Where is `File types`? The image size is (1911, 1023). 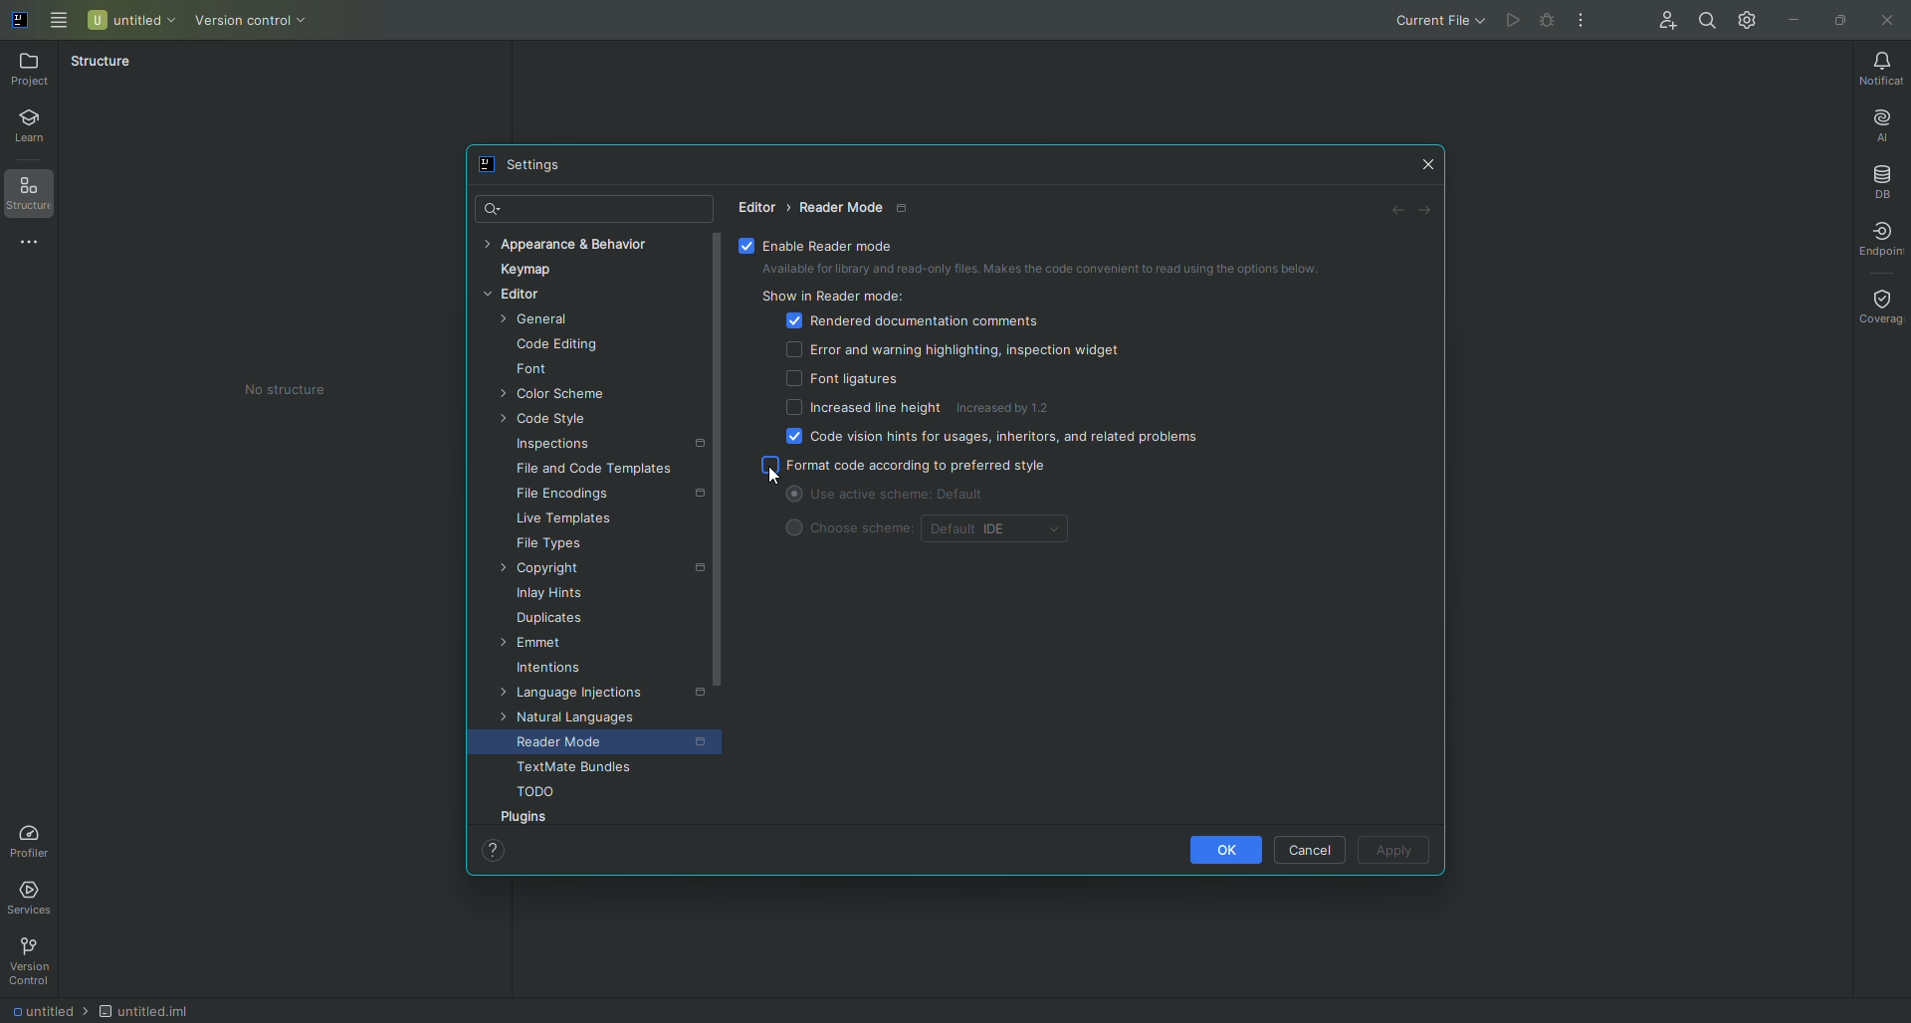 File types is located at coordinates (542, 546).